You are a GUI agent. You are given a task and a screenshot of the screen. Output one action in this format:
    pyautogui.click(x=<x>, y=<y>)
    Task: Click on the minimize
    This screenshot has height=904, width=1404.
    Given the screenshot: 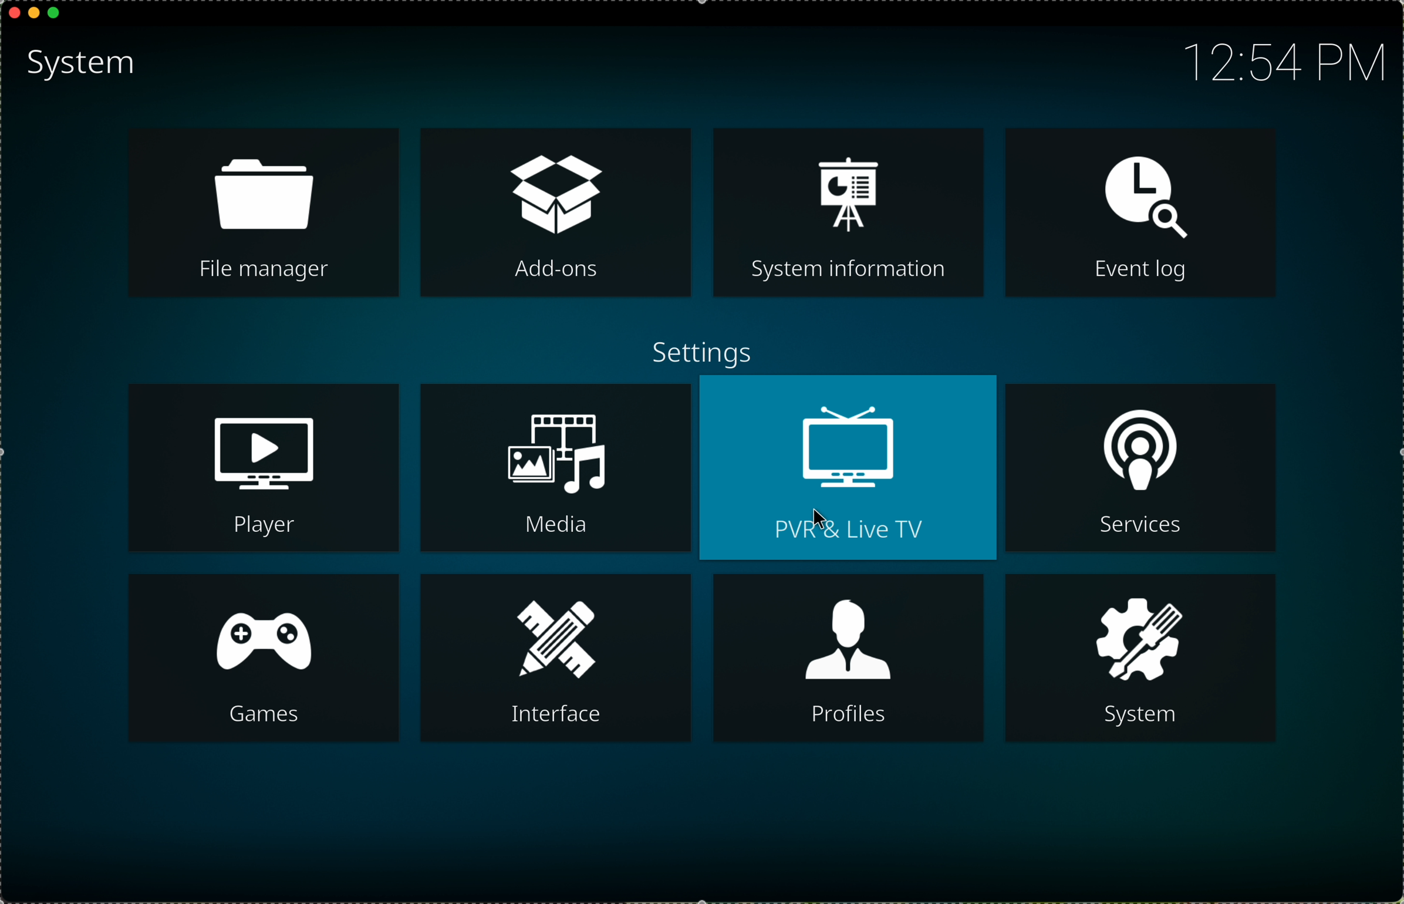 What is the action you would take?
    pyautogui.click(x=34, y=18)
    